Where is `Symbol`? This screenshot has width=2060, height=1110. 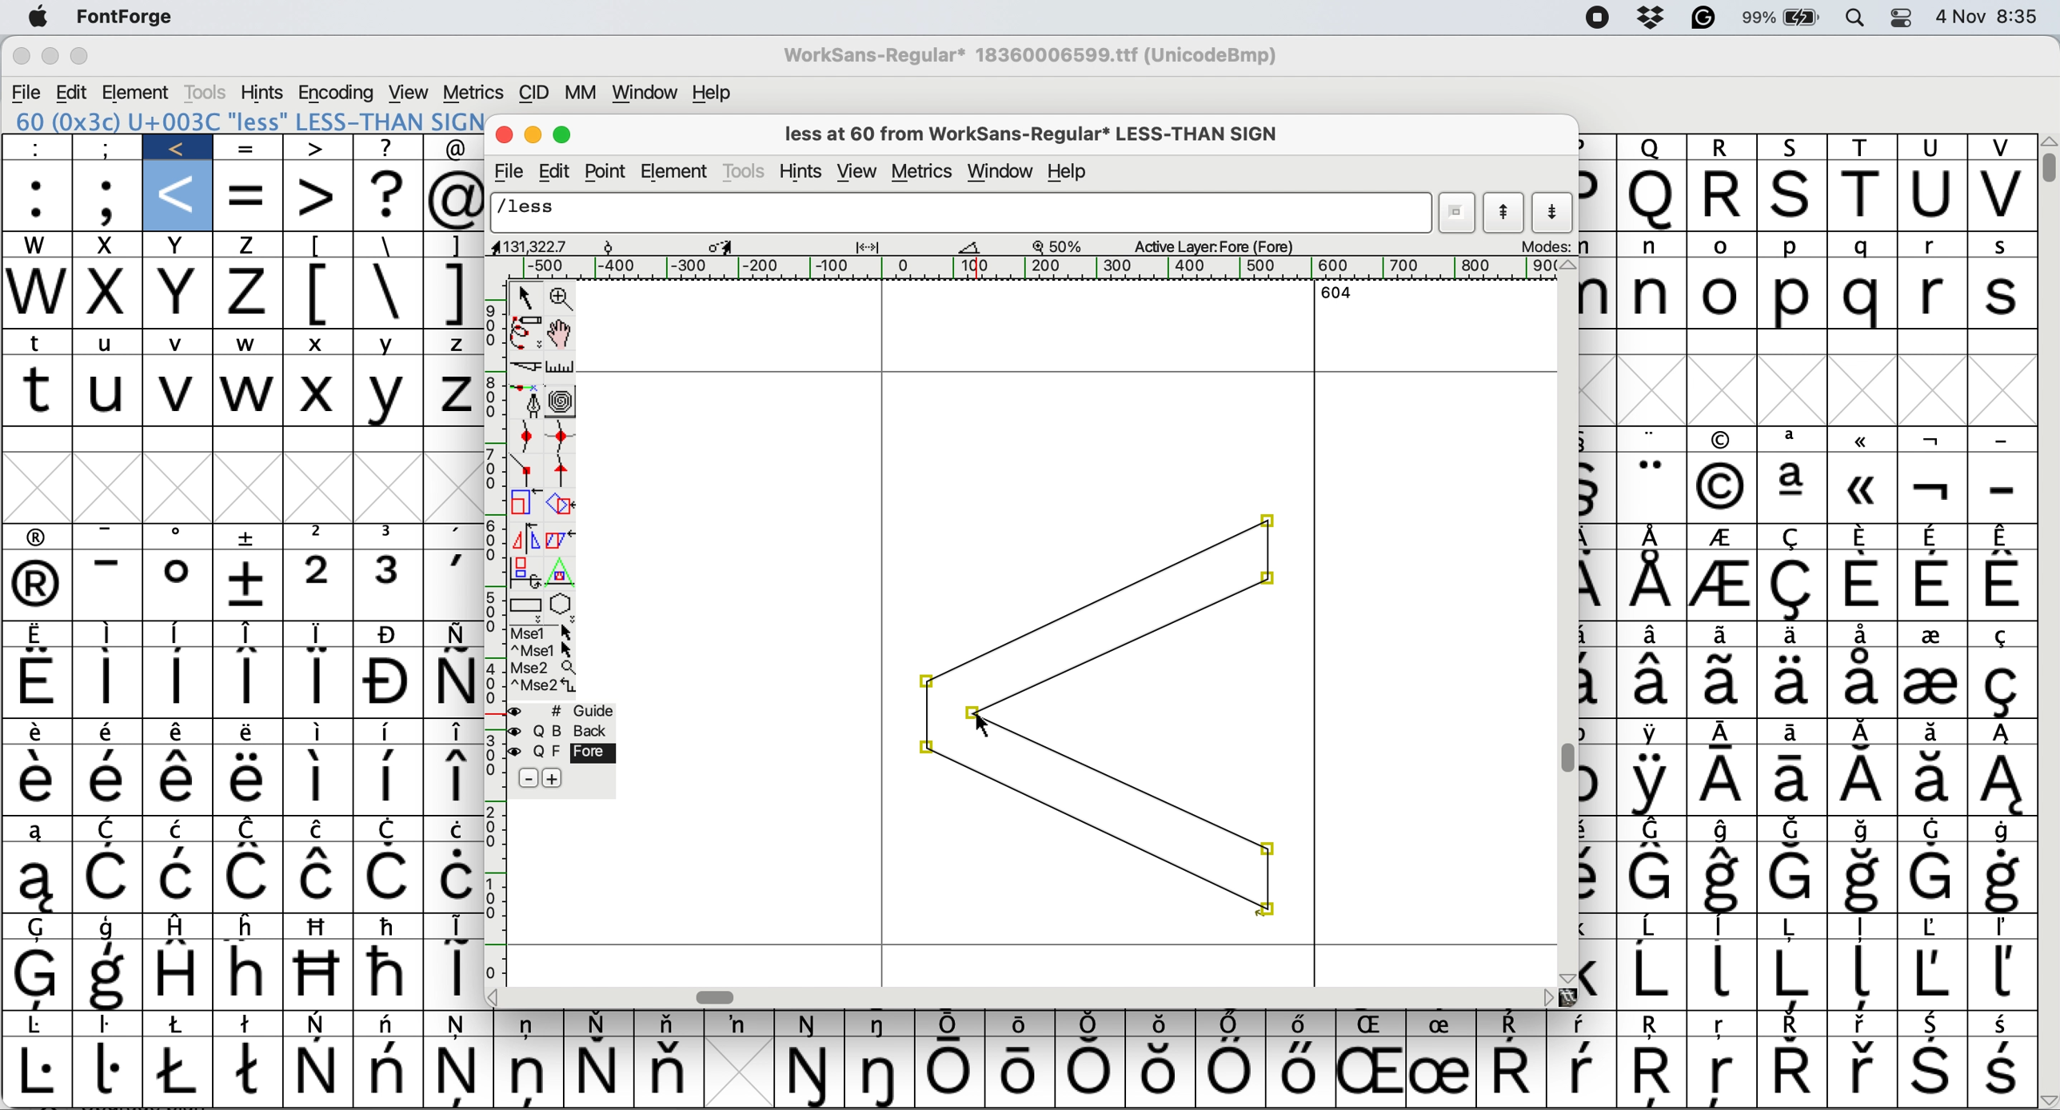
Symbol is located at coordinates (1861, 684).